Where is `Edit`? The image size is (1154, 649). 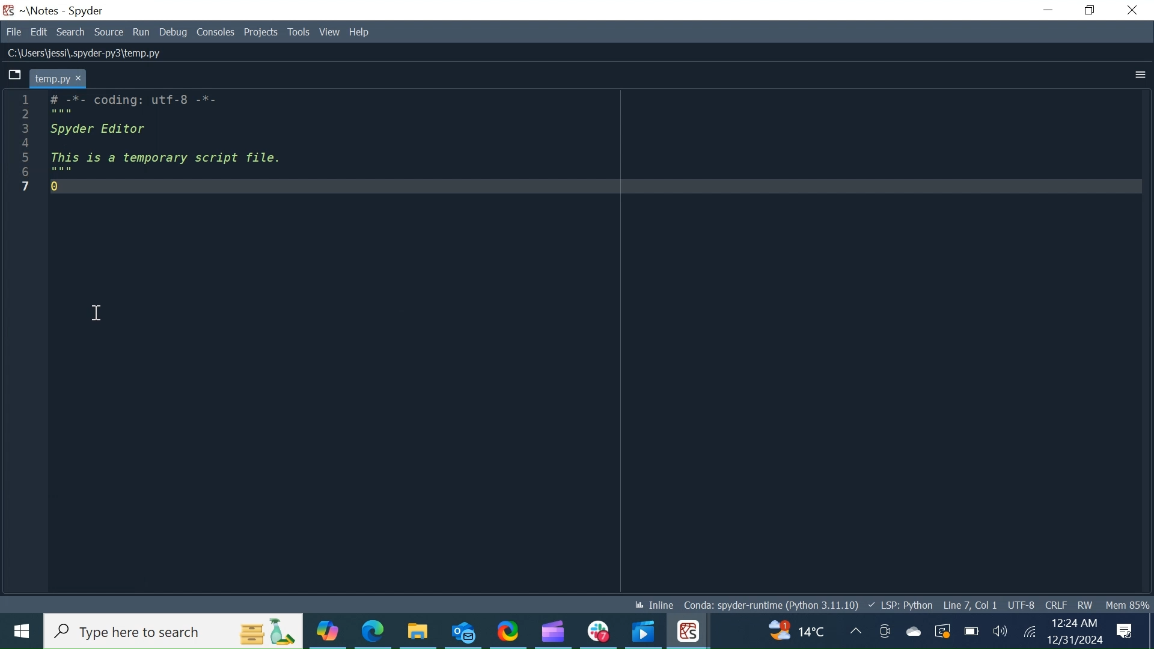
Edit is located at coordinates (39, 32).